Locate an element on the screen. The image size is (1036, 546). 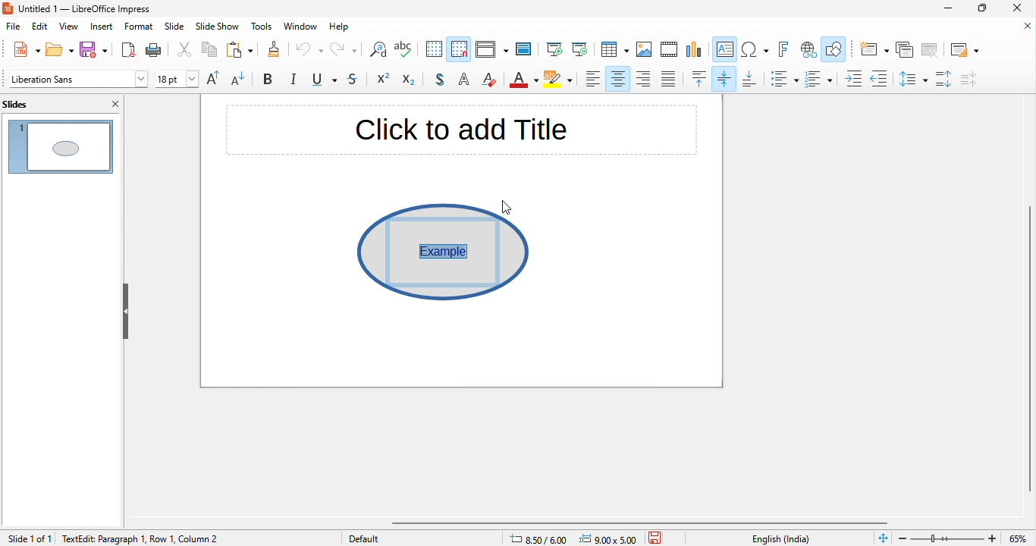
undo is located at coordinates (309, 52).